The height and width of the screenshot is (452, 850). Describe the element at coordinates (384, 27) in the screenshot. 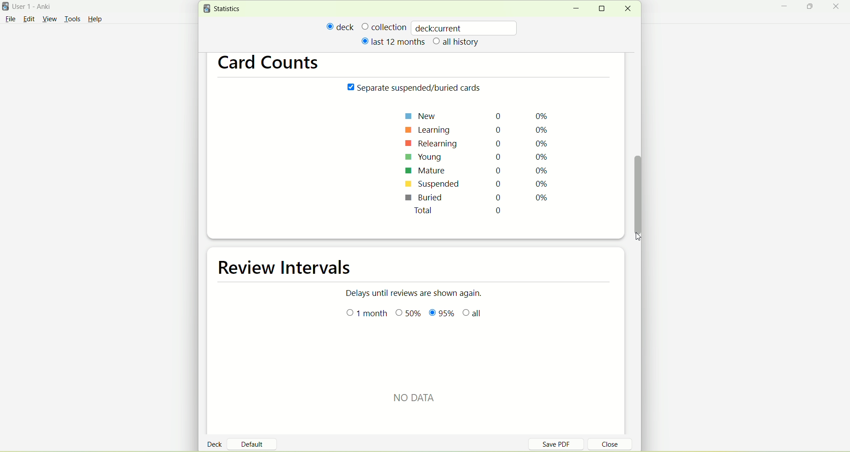

I see `collection` at that location.